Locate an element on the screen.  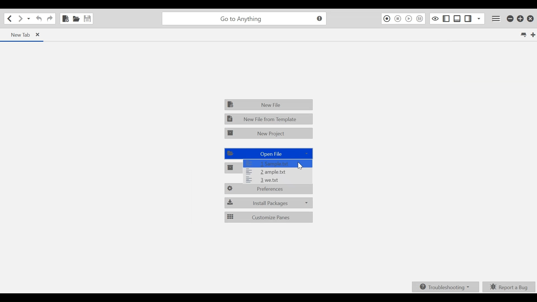
Restore is located at coordinates (521, 18).